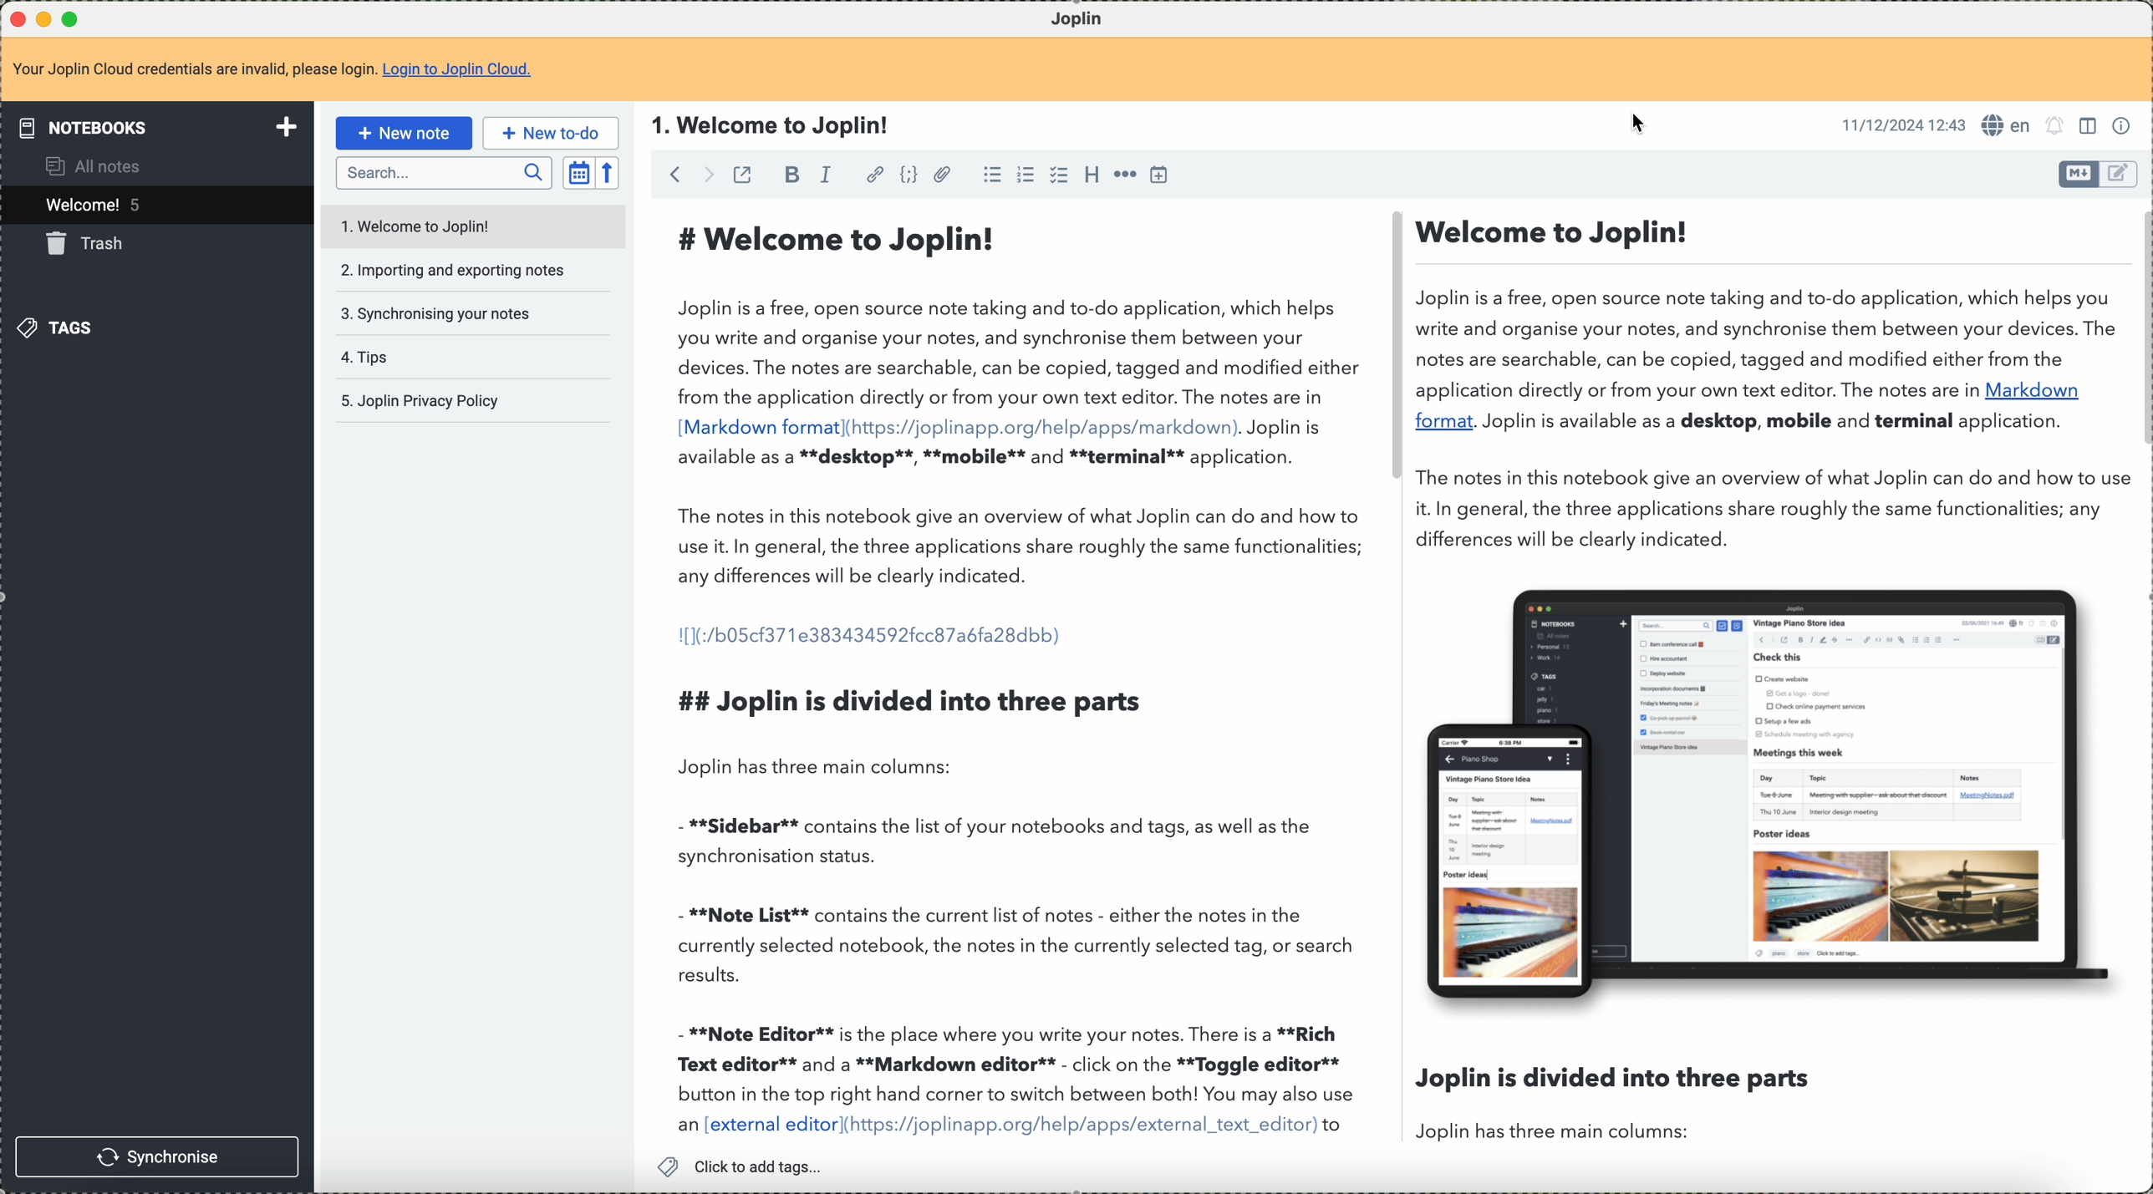 The image size is (2153, 1194). What do you see at coordinates (443, 174) in the screenshot?
I see `search bar` at bounding box center [443, 174].